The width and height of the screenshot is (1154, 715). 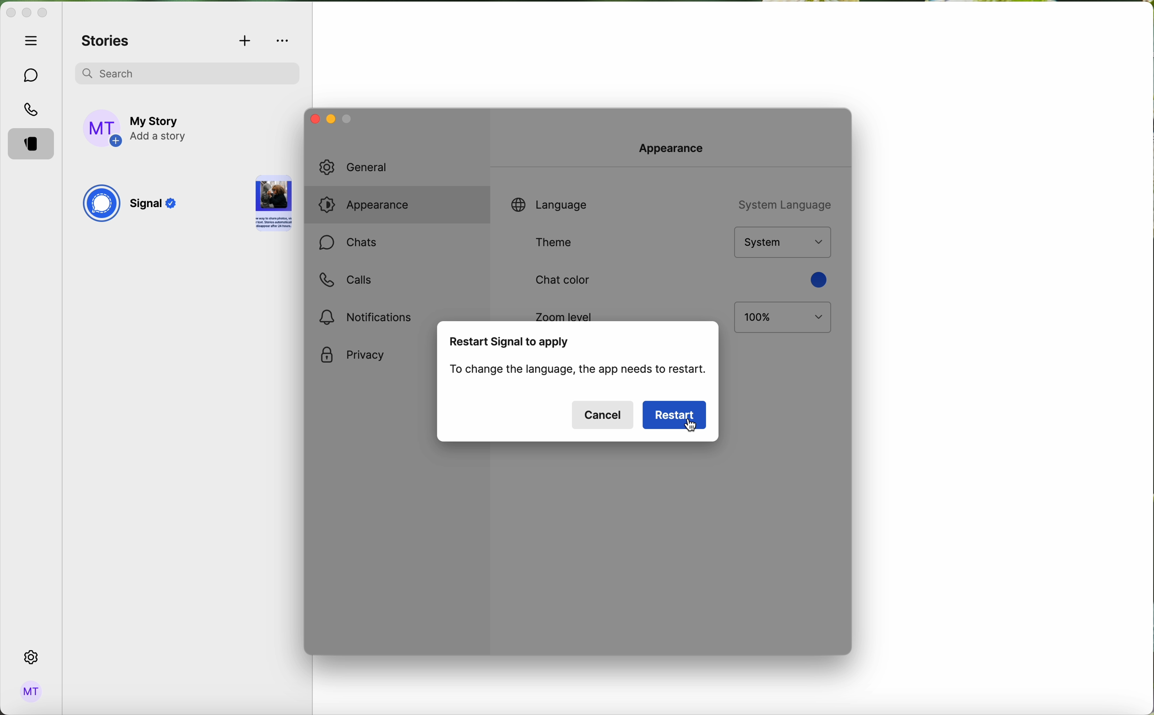 What do you see at coordinates (26, 14) in the screenshot?
I see `minimize` at bounding box center [26, 14].